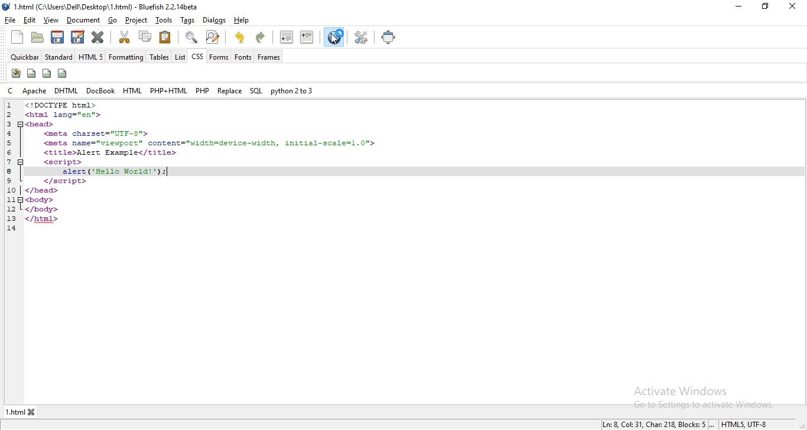 This screenshot has width=807, height=430. What do you see at coordinates (64, 181) in the screenshot?
I see `</script>` at bounding box center [64, 181].